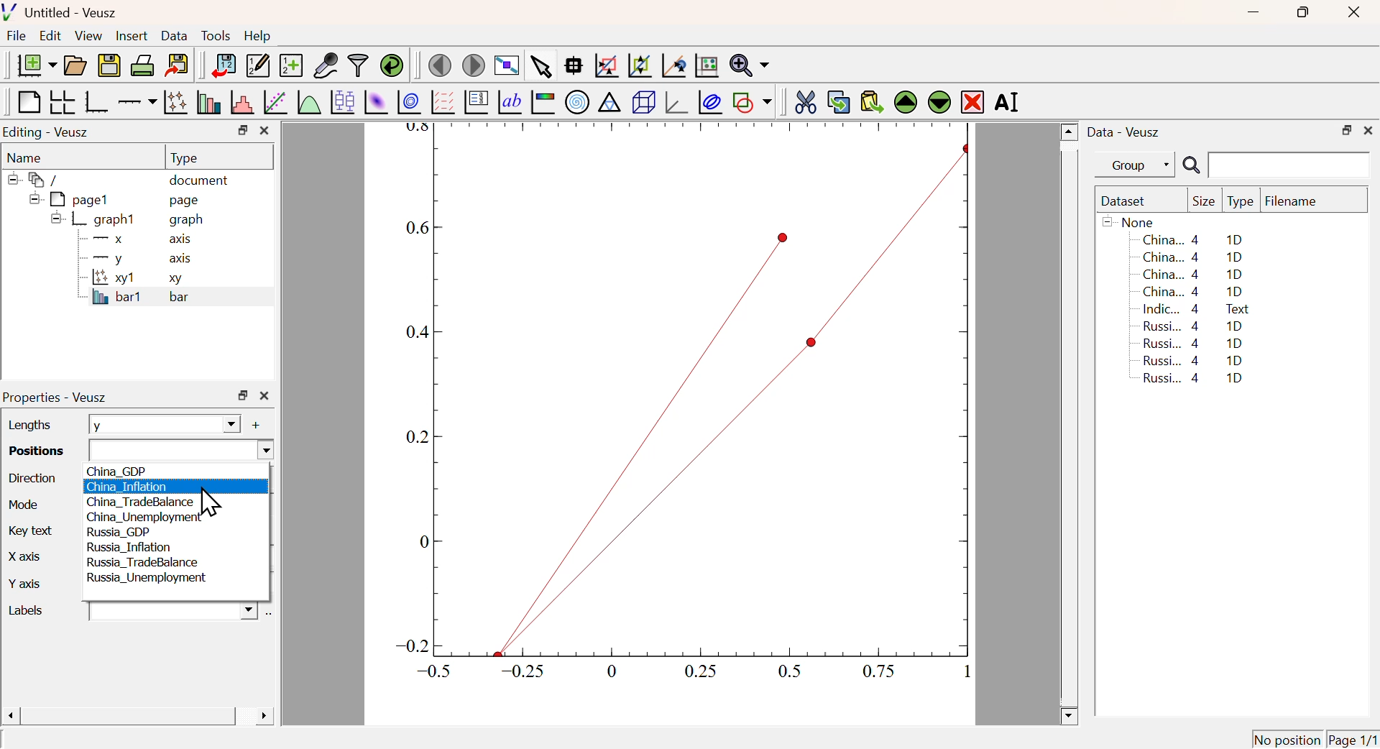 Image resolution: width=1380 pixels, height=749 pixels. Describe the element at coordinates (1131, 221) in the screenshot. I see `None` at that location.